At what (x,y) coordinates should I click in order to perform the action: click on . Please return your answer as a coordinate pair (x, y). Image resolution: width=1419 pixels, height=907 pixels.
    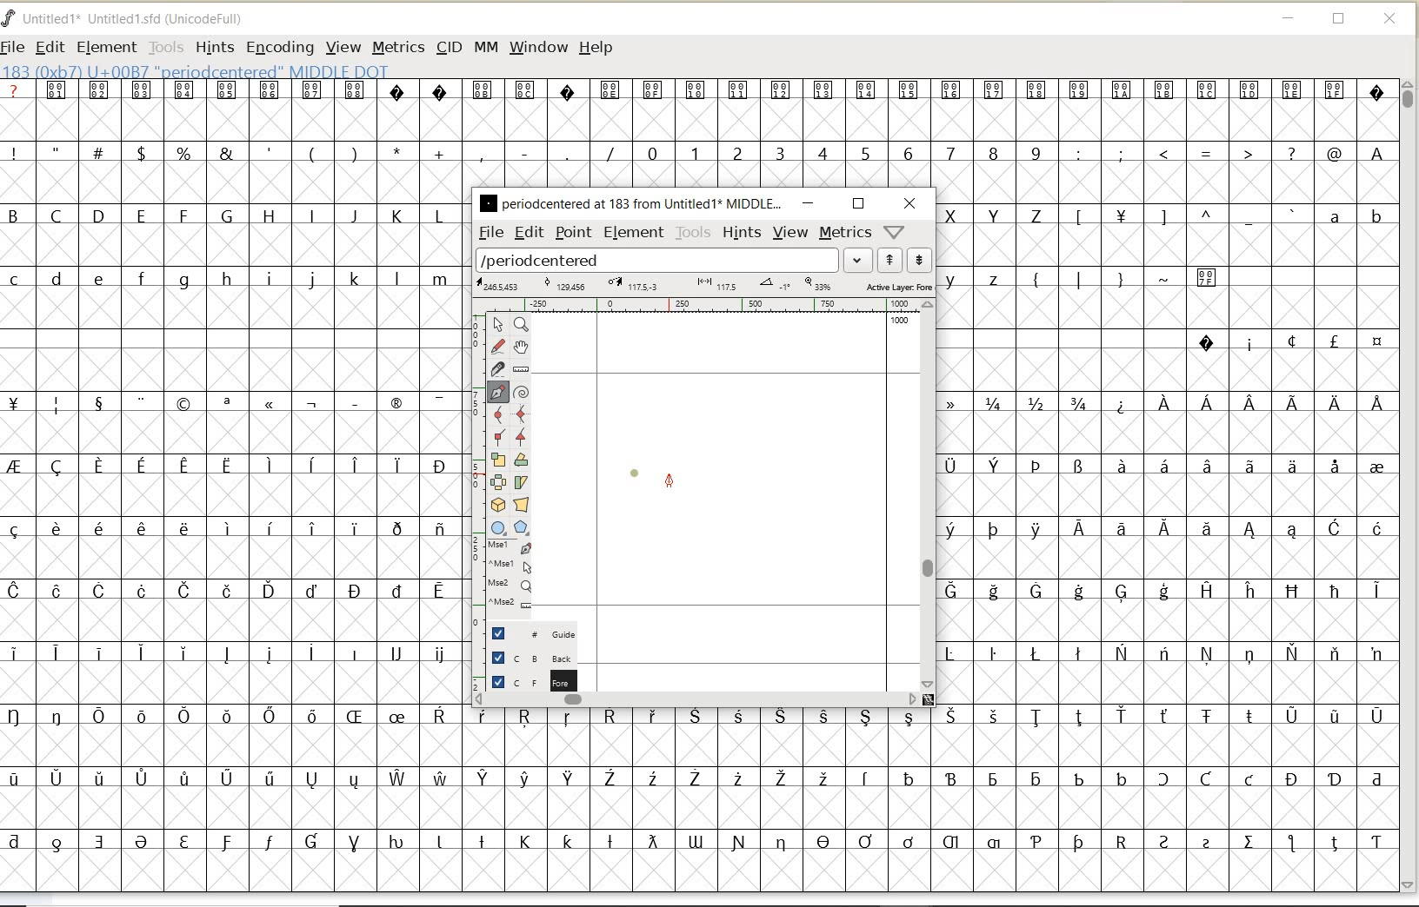
    Looking at the image, I should click on (1182, 218).